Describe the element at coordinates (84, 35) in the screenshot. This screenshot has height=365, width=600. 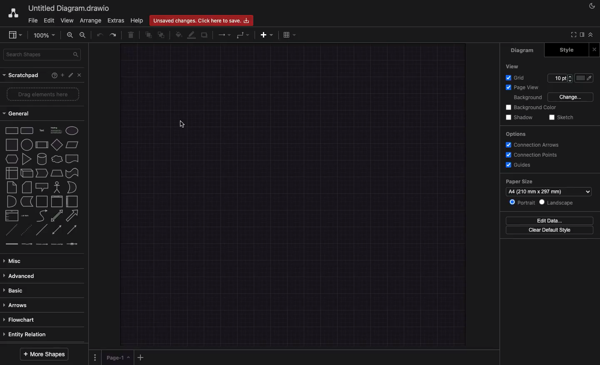
I see `Zoom out` at that location.